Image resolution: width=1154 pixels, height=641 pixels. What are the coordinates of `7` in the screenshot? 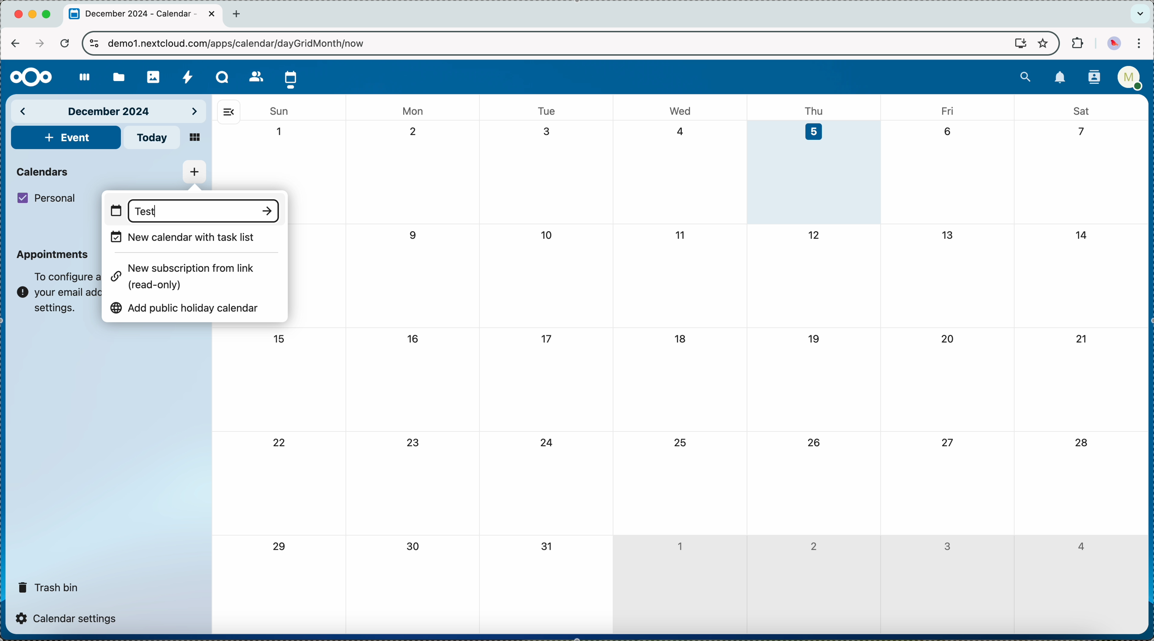 It's located at (1077, 132).